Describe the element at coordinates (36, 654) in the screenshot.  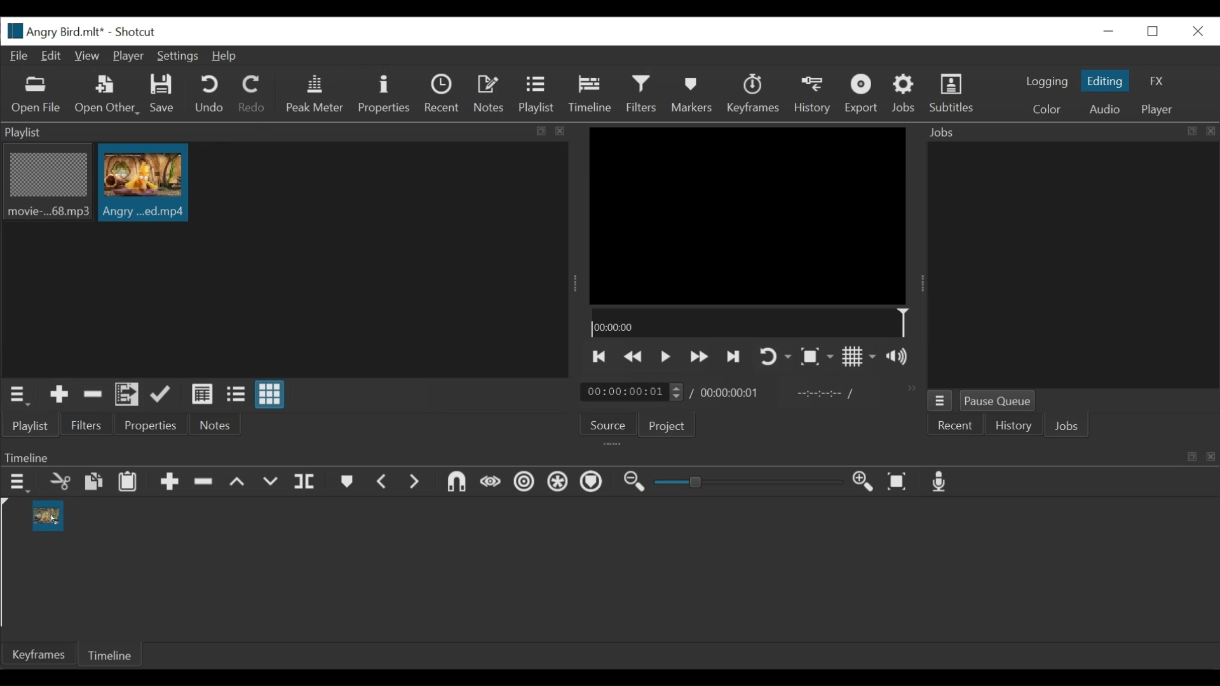
I see `Keyframe` at that location.